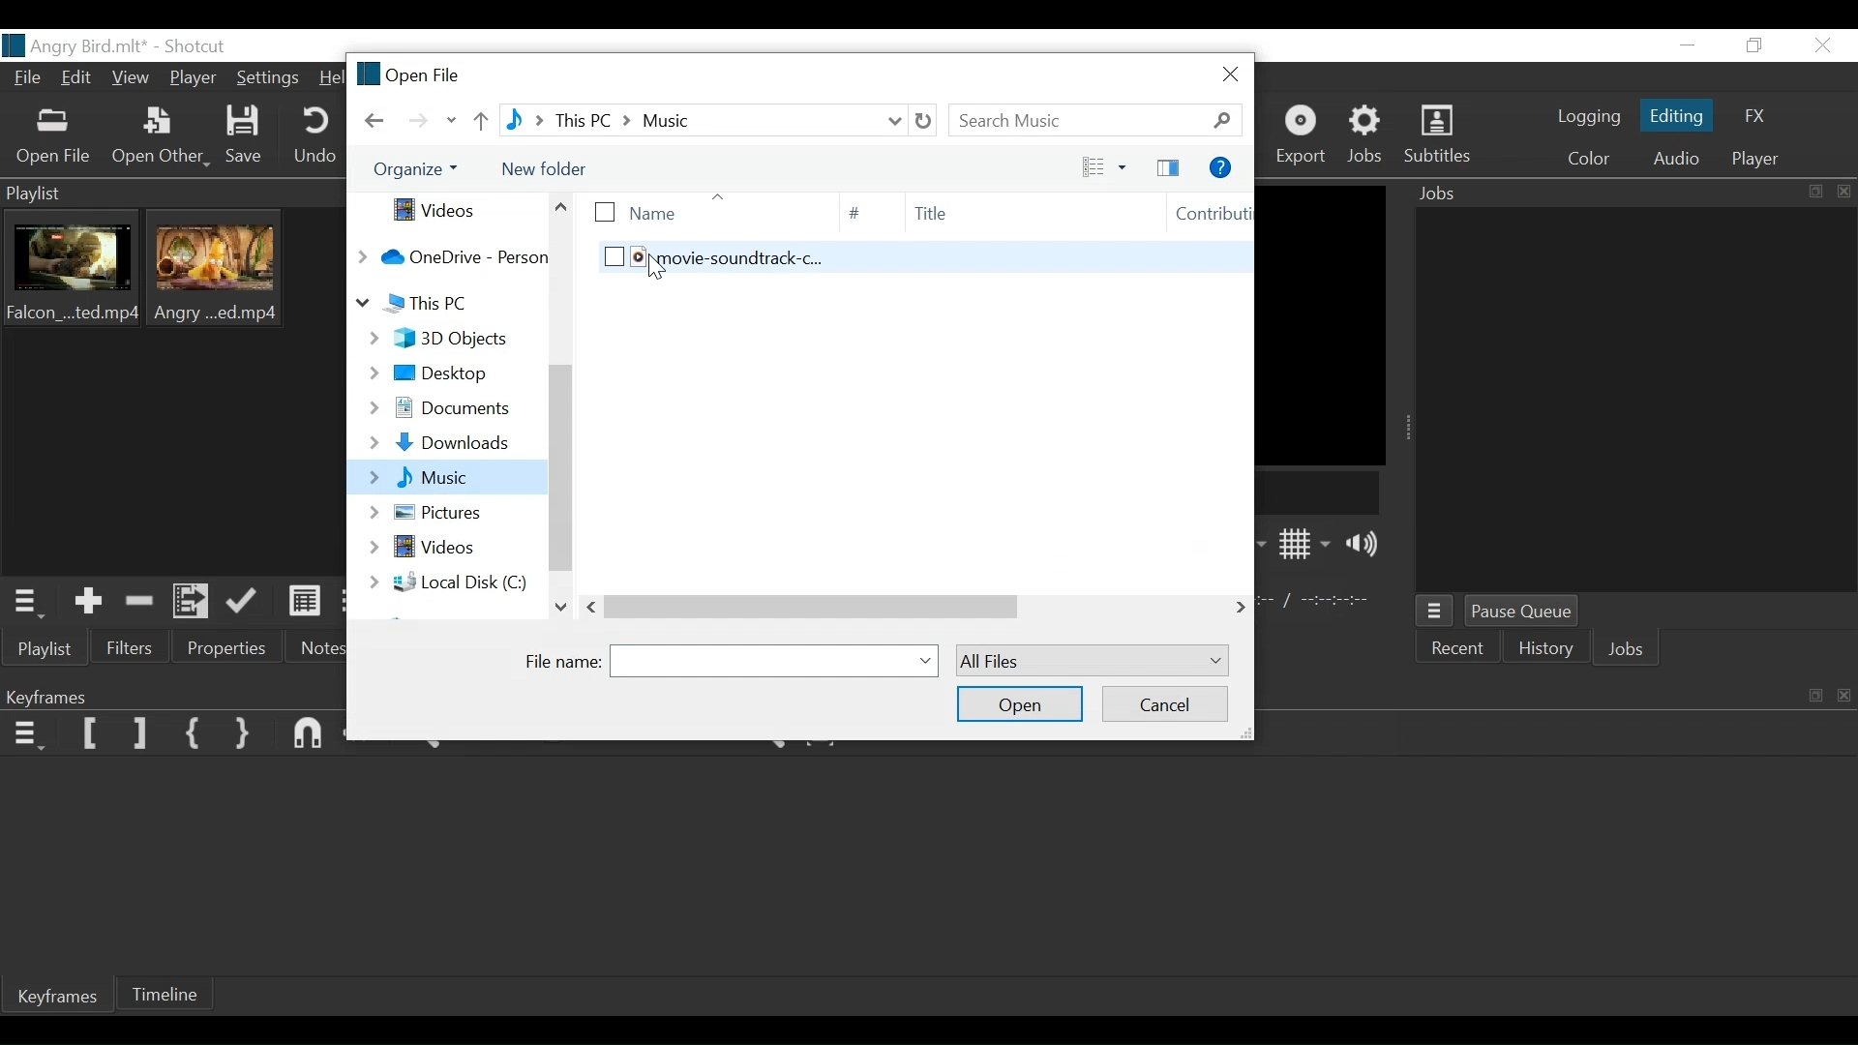  I want to click on Undo, so click(317, 137).